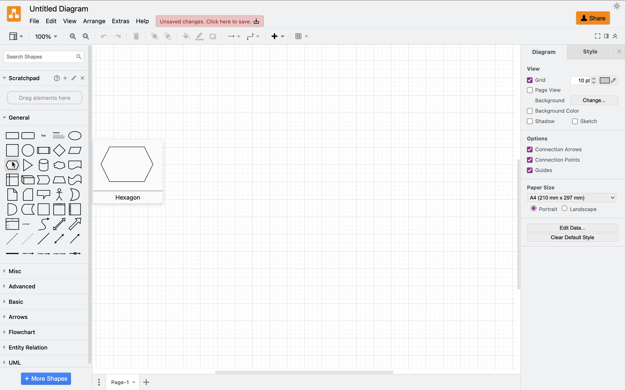 The width and height of the screenshot is (625, 390). What do you see at coordinates (12, 209) in the screenshot?
I see `and` at bounding box center [12, 209].